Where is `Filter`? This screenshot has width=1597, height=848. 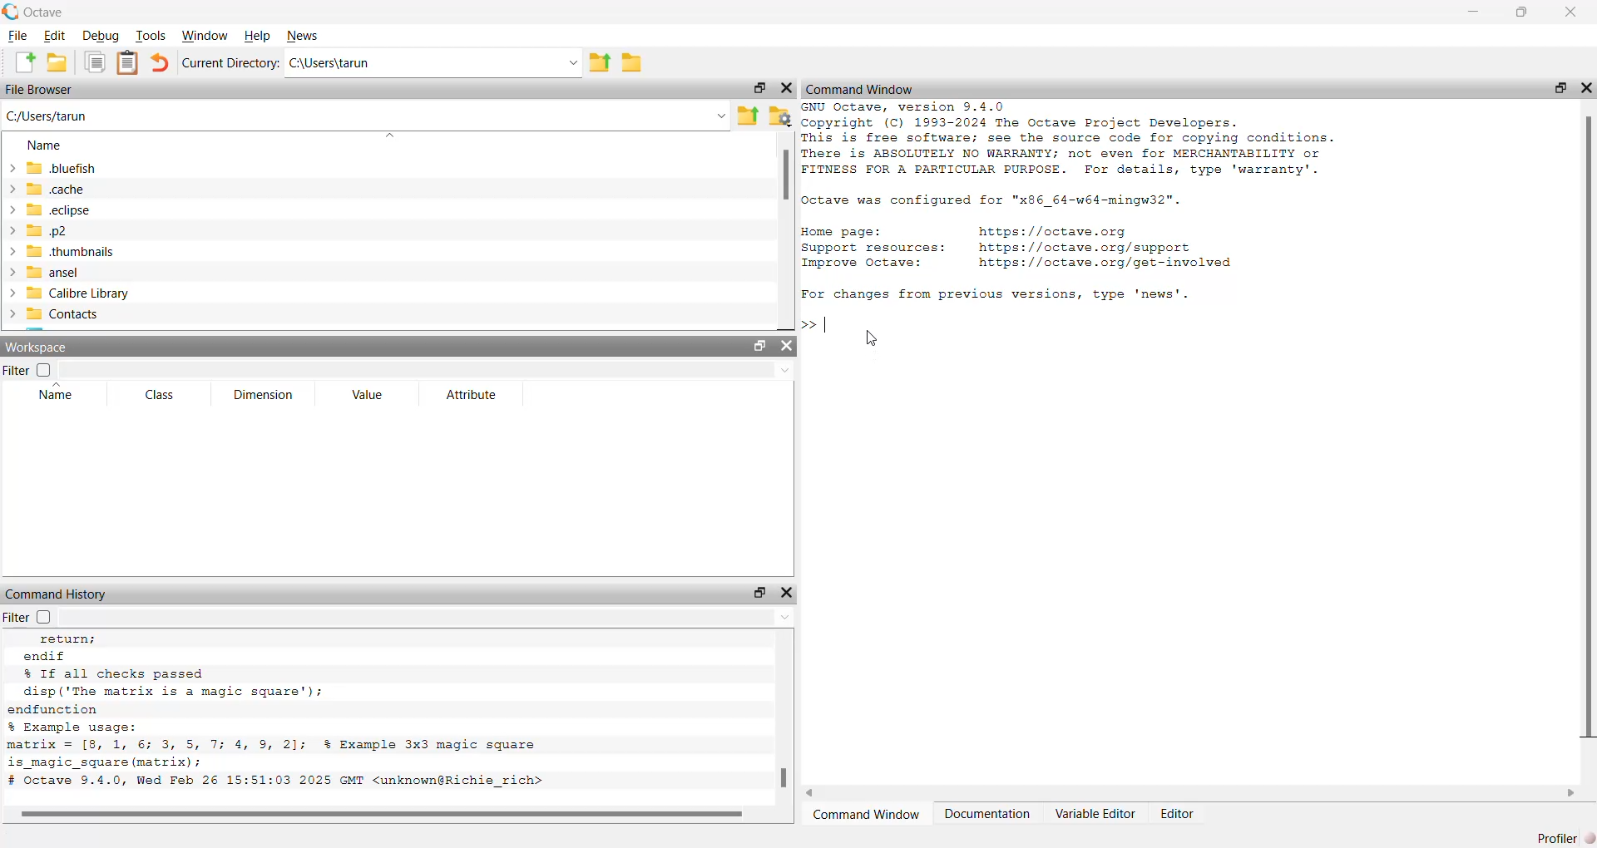 Filter is located at coordinates (34, 616).